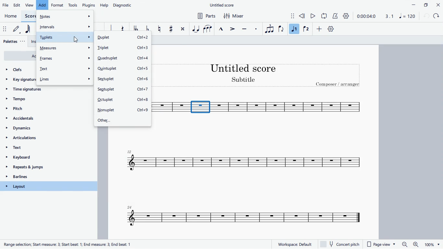 This screenshot has height=249, width=443. Describe the element at coordinates (171, 30) in the screenshot. I see `toggle sharp` at that location.